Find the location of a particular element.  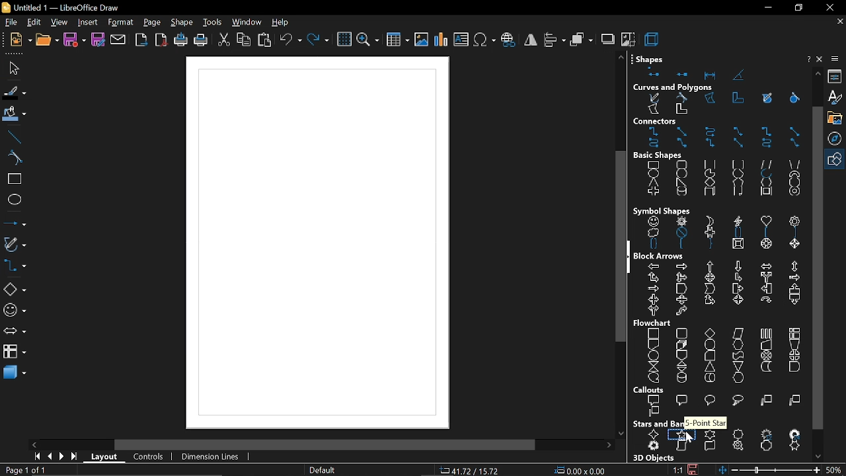

basic shapes is located at coordinates (718, 180).